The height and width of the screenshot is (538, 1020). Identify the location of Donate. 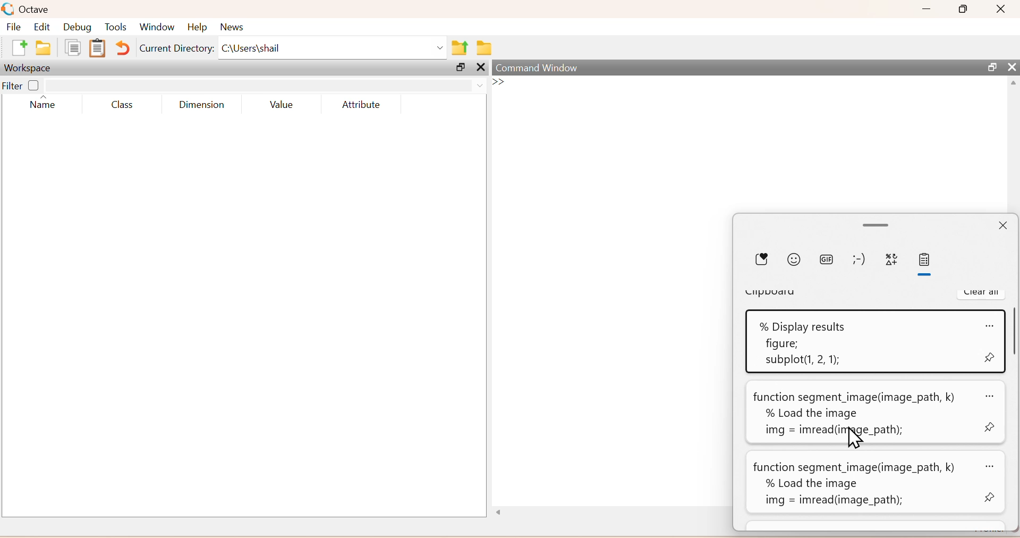
(761, 259).